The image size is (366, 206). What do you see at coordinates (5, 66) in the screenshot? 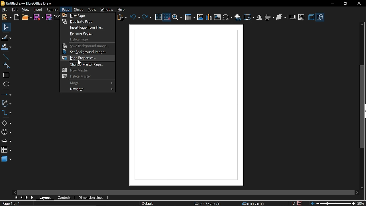
I see `Curve` at bounding box center [5, 66].